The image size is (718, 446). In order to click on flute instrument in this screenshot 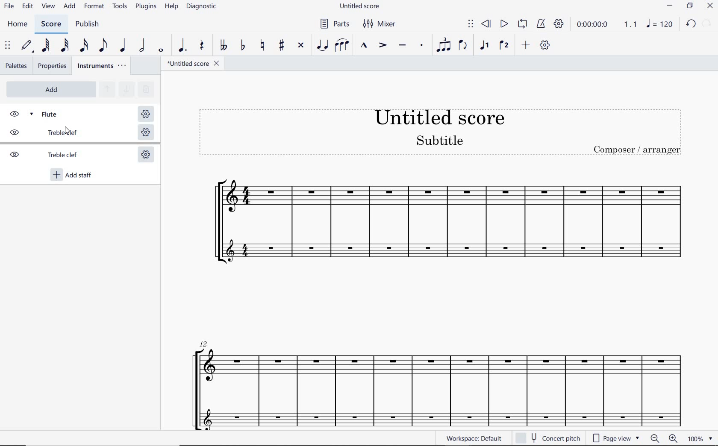, I will do `click(435, 370)`.